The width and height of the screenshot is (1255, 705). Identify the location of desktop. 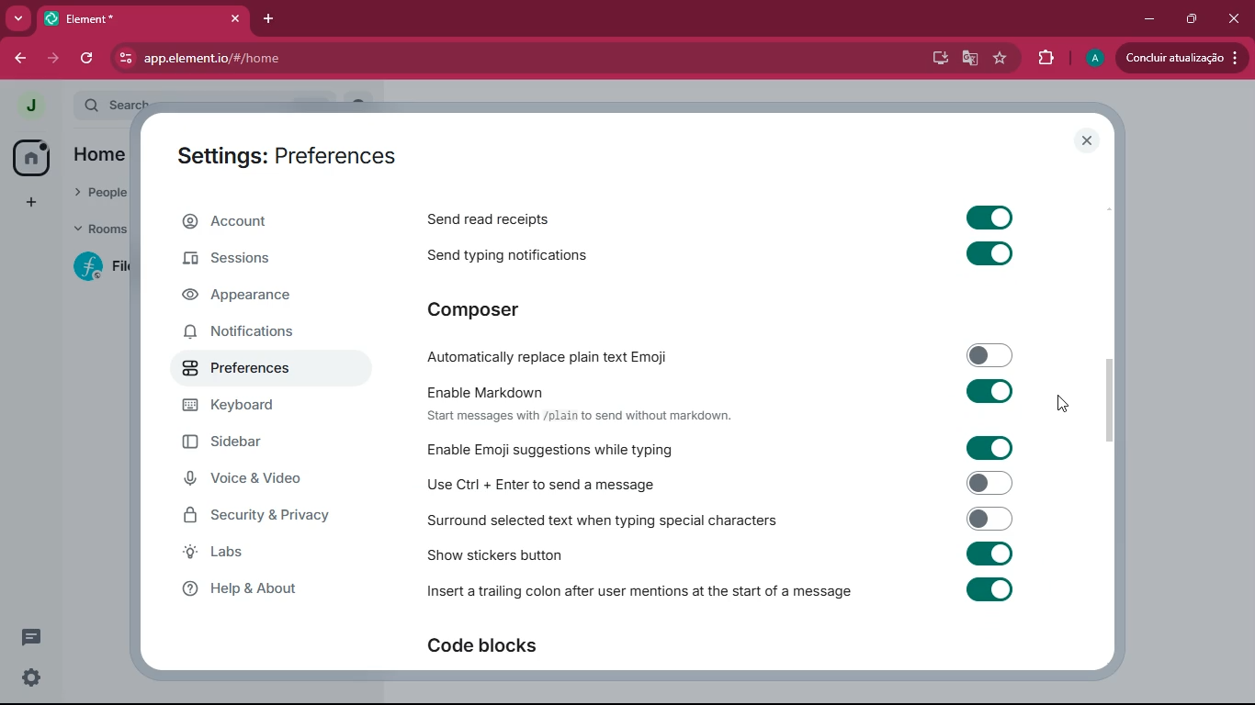
(933, 58).